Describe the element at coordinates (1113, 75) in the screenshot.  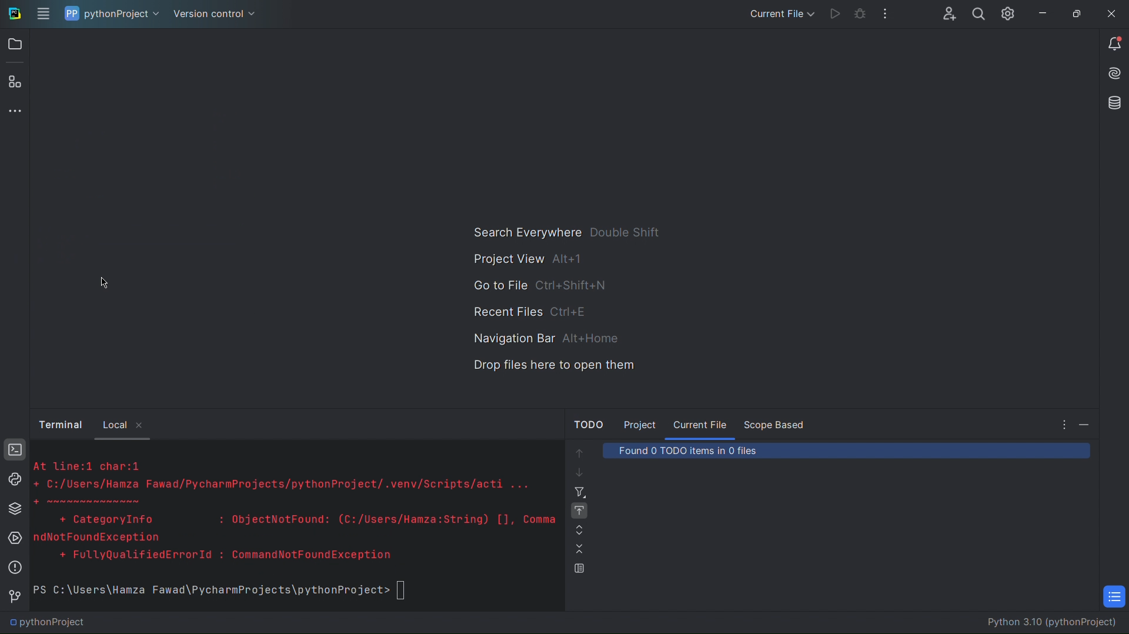
I see `Install AI Assistant` at that location.